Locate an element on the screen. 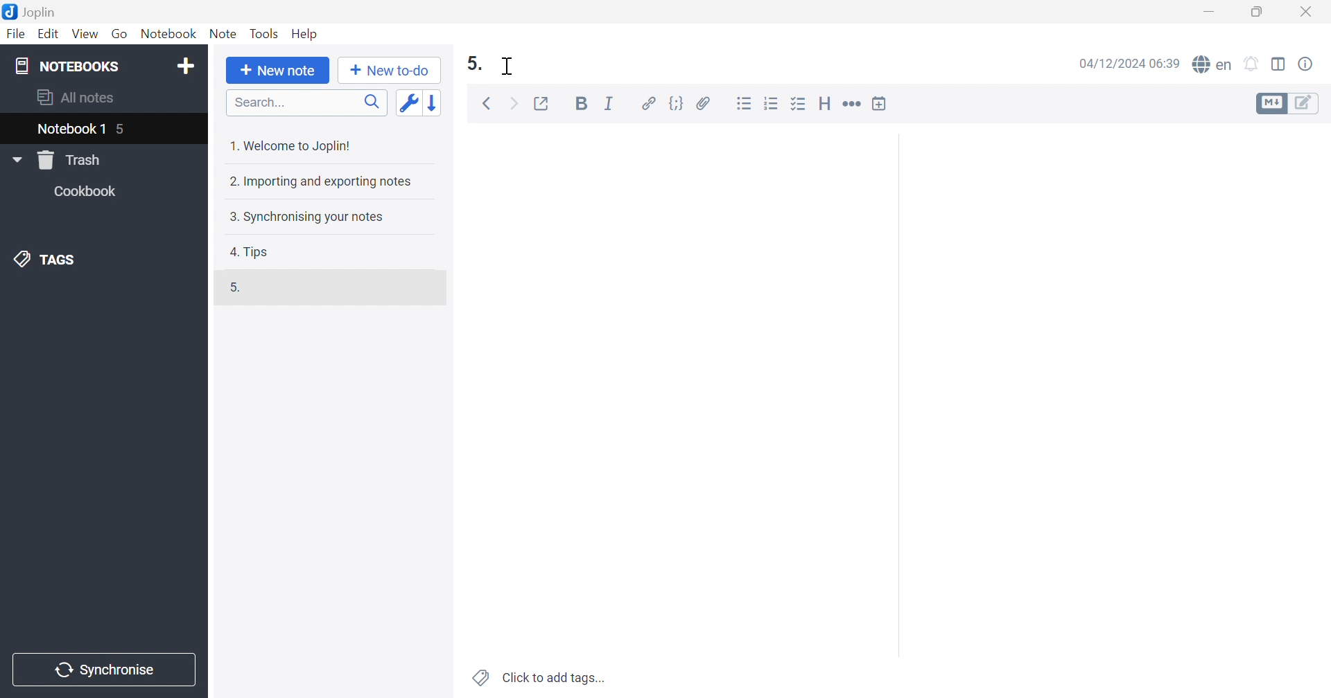  Click to add tags is located at coordinates (536, 679).